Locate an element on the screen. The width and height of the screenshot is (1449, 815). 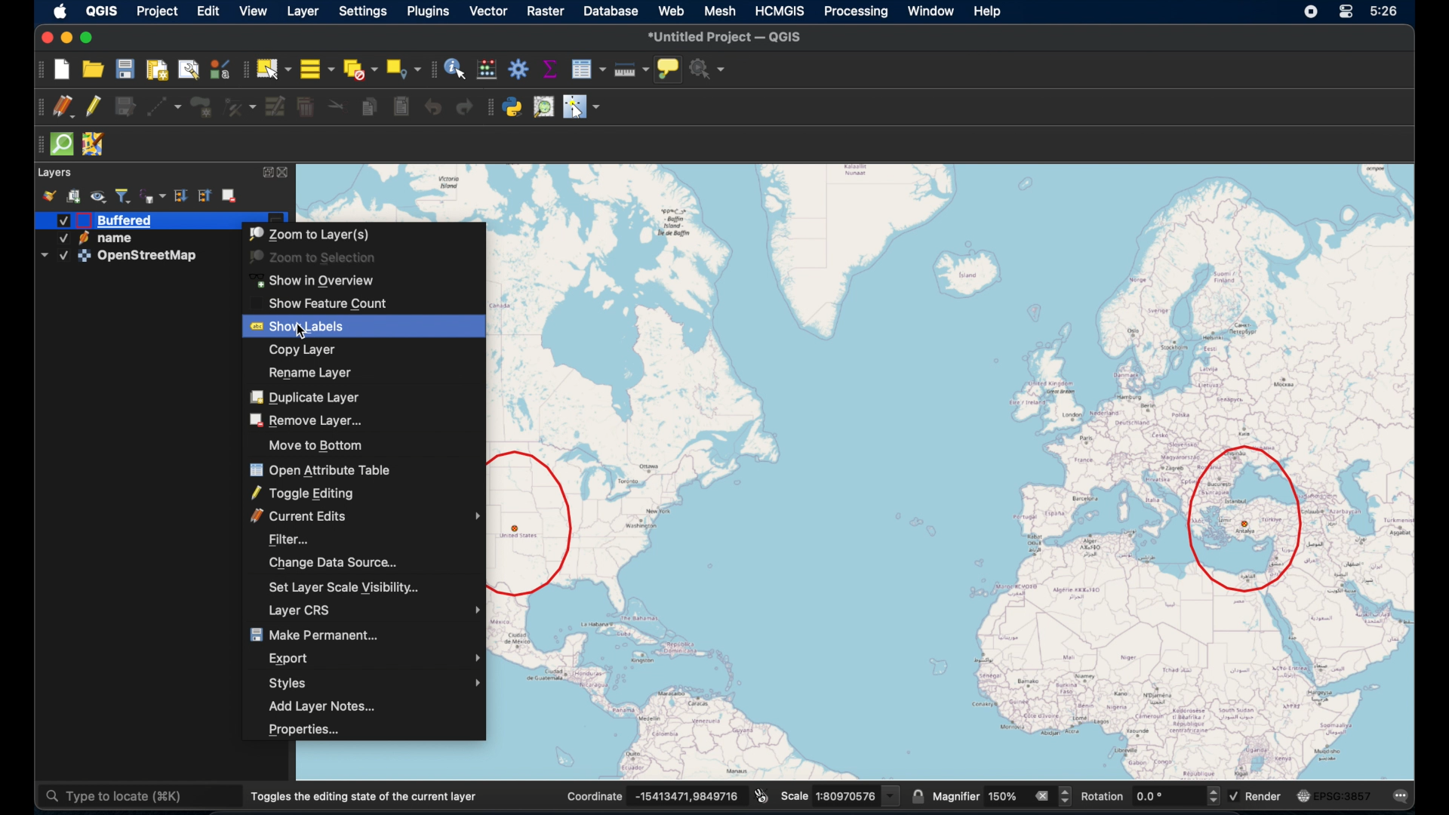
paste features is located at coordinates (401, 107).